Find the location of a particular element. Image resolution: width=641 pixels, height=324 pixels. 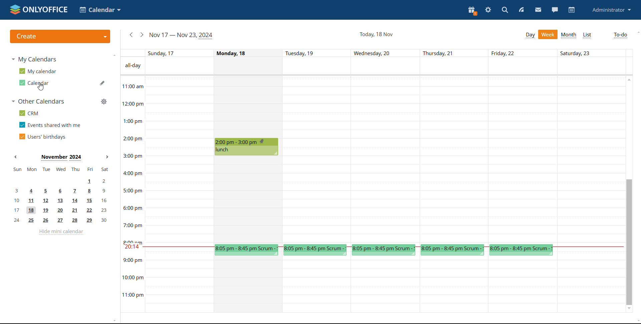

all-day event is located at coordinates (389, 67).